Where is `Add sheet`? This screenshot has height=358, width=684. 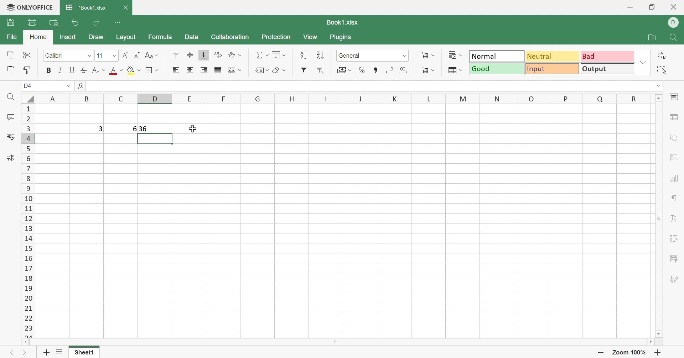 Add sheet is located at coordinates (45, 353).